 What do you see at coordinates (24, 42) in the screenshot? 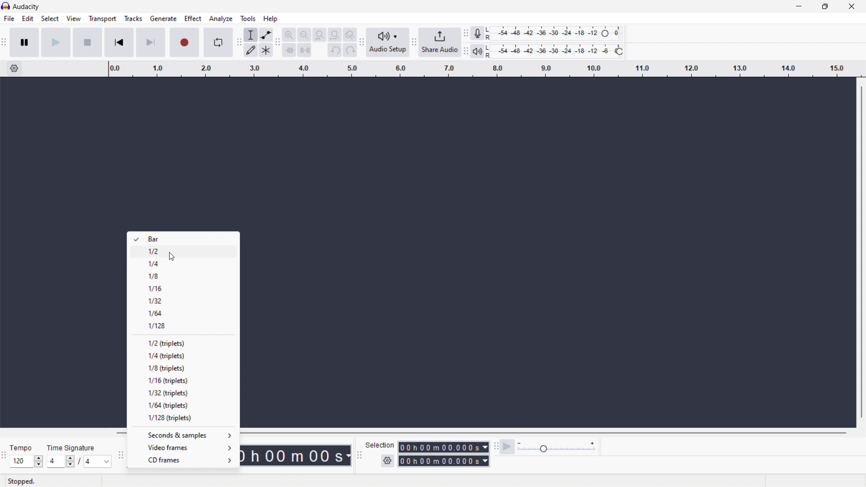
I see `pause` at bounding box center [24, 42].